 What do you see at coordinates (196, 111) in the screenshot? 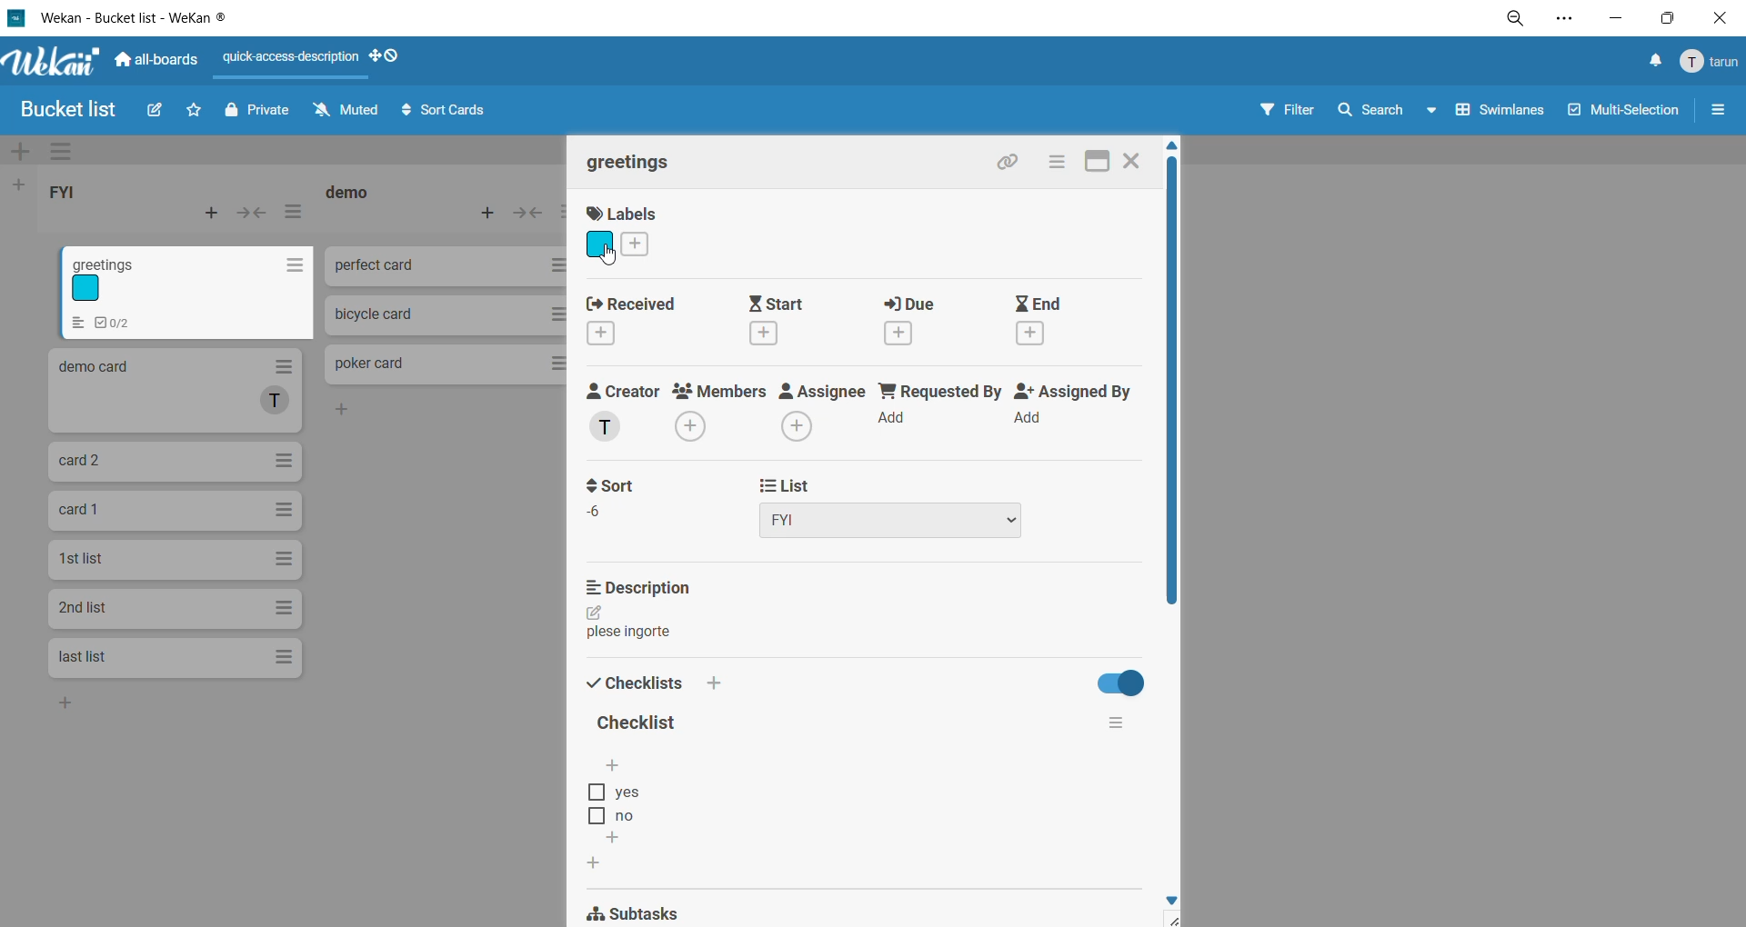
I see `star` at bounding box center [196, 111].